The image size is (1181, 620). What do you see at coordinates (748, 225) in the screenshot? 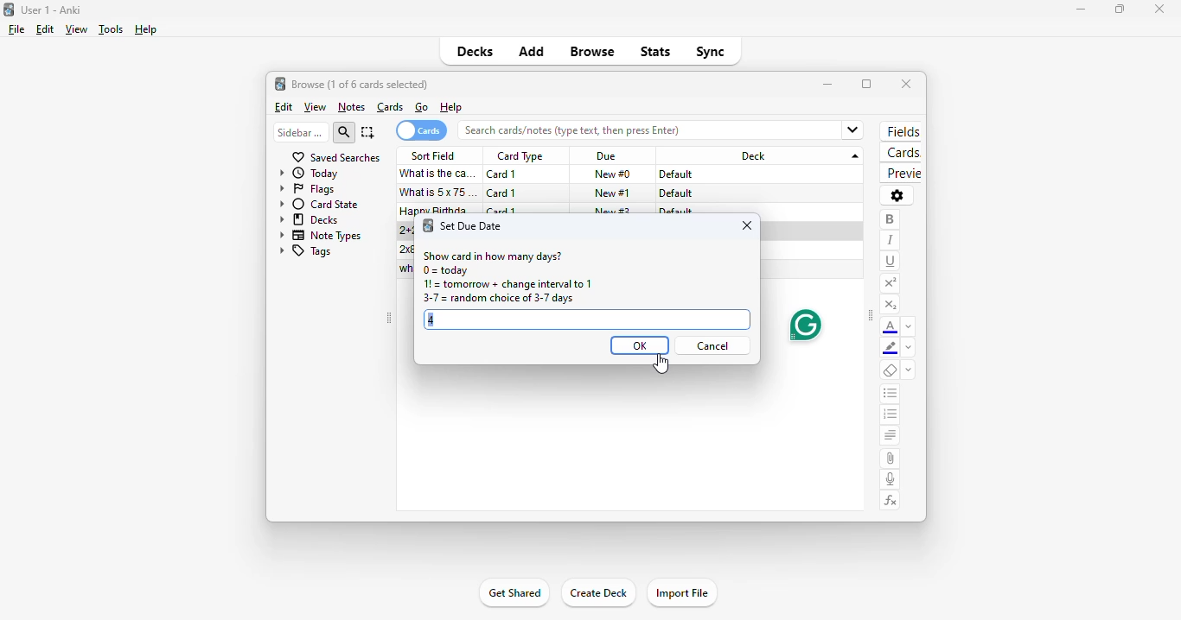
I see `close` at bounding box center [748, 225].